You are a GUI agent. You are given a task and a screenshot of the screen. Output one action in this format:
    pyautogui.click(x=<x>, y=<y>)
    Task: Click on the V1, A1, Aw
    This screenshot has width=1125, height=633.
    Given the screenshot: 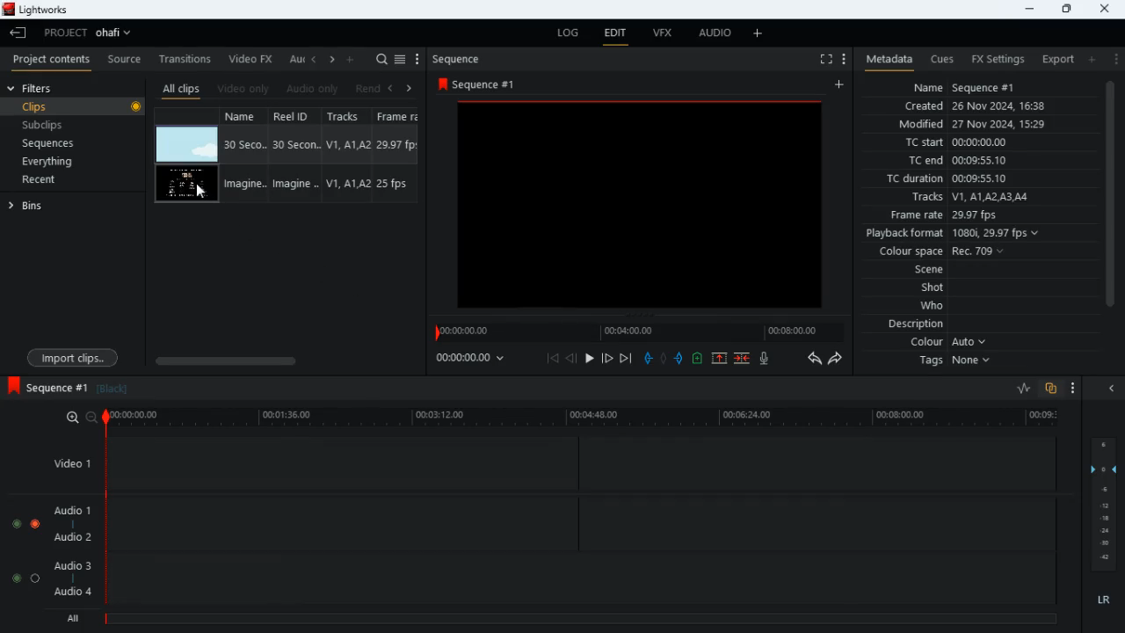 What is the action you would take?
    pyautogui.click(x=347, y=185)
    